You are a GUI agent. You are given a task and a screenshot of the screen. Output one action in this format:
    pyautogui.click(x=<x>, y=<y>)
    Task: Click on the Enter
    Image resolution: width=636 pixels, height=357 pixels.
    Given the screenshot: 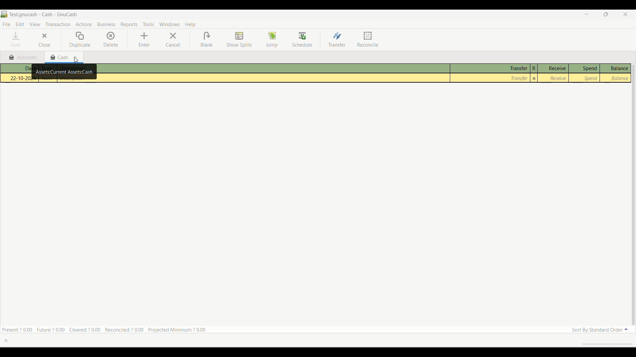 What is the action you would take?
    pyautogui.click(x=144, y=39)
    